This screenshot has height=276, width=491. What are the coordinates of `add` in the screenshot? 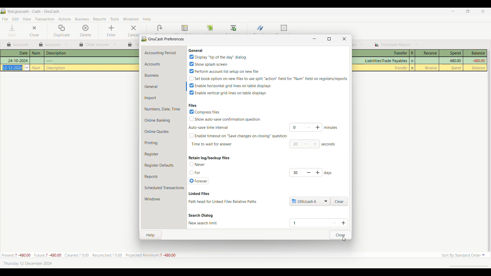 It's located at (316, 144).